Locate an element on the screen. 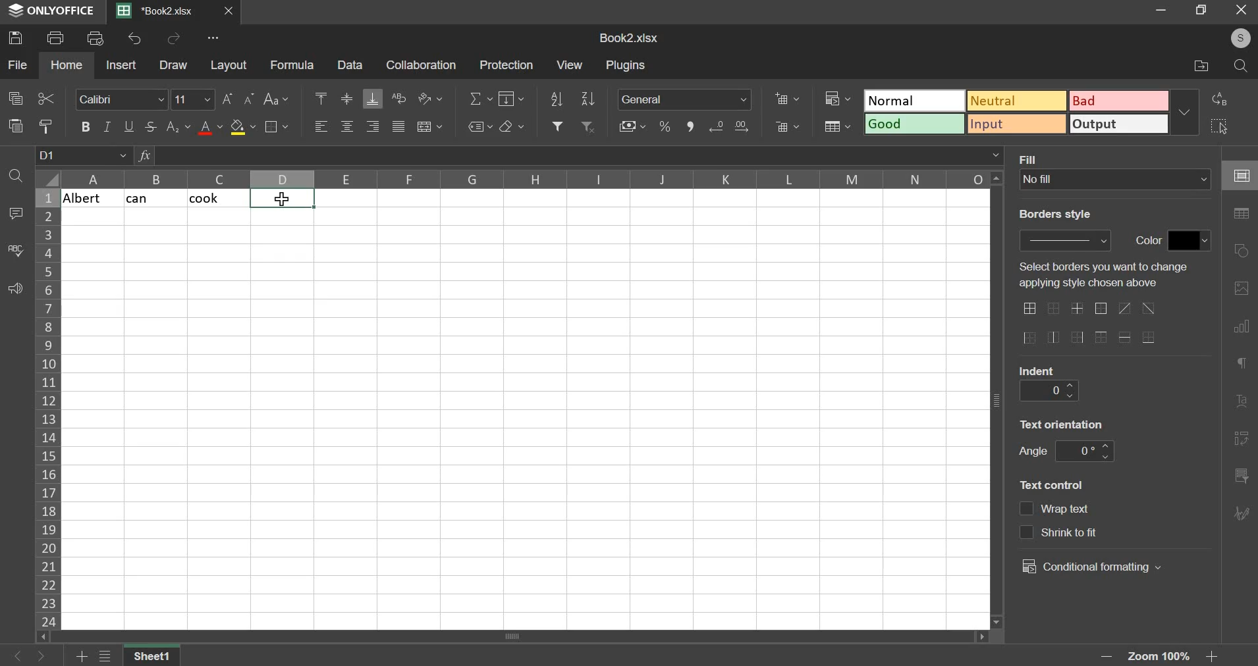 The image size is (1258, 666). comma style is located at coordinates (693, 126).